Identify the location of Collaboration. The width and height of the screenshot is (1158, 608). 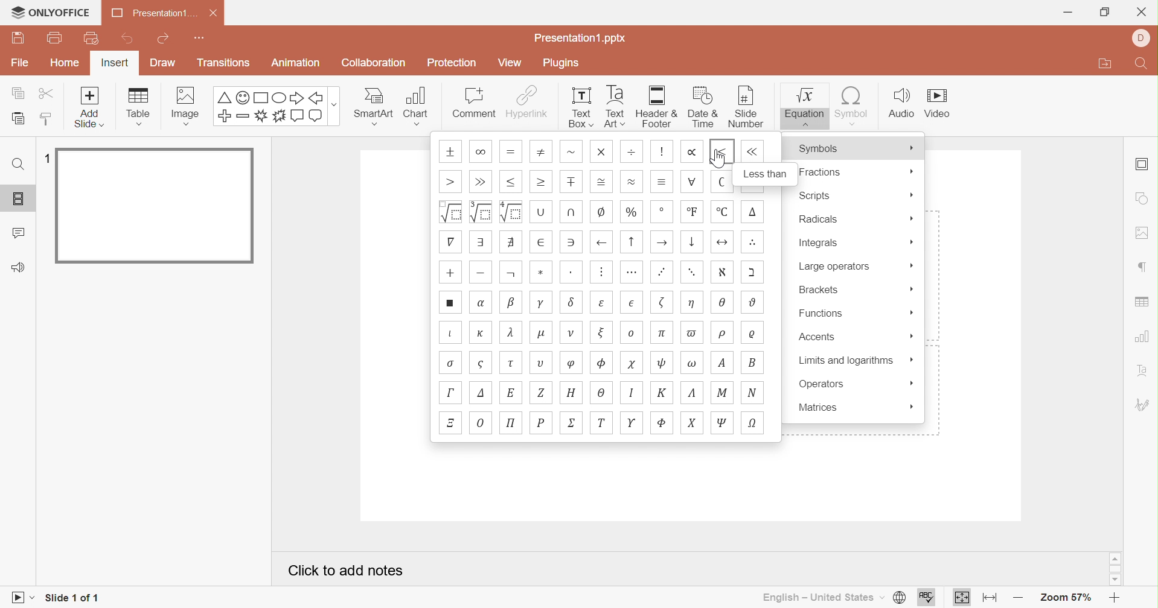
(374, 63).